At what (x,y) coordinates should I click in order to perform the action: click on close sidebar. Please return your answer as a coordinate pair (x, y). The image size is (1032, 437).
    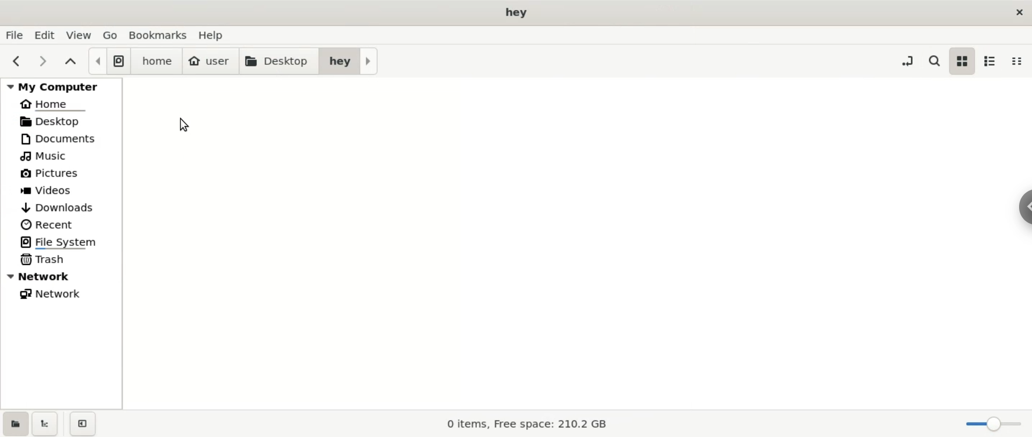
    Looking at the image, I should click on (83, 424).